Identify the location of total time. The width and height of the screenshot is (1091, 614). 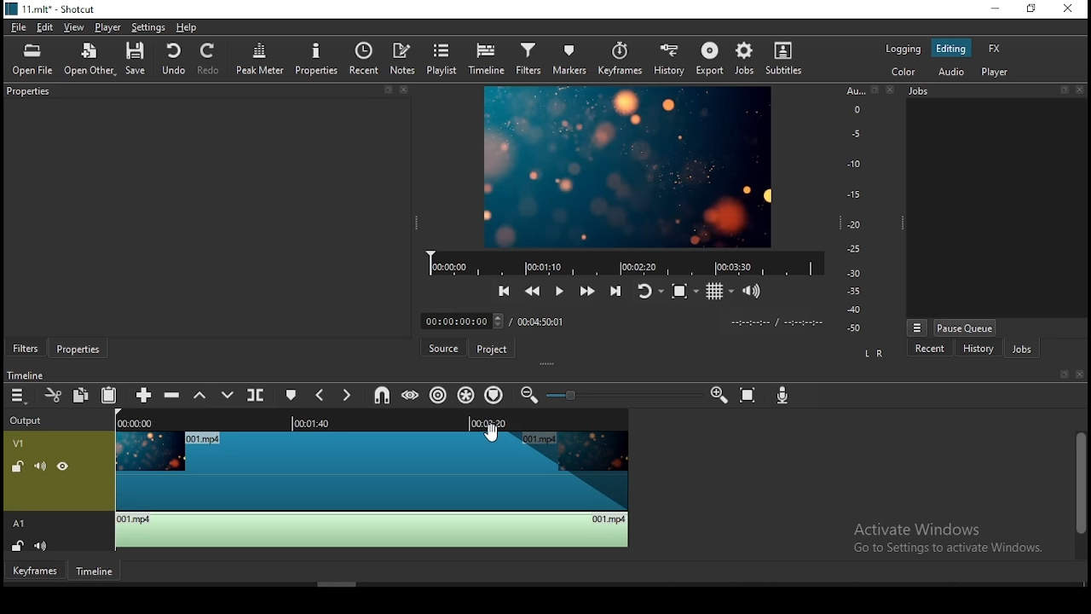
(545, 321).